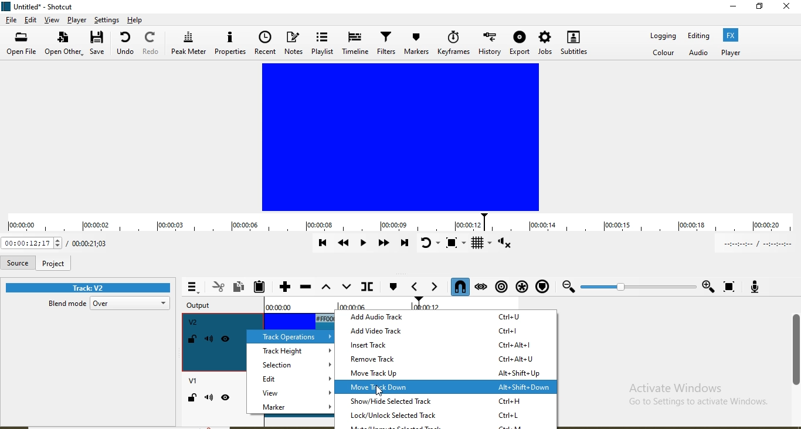  Describe the element at coordinates (383, 243) in the screenshot. I see `Play quickly forward` at that location.